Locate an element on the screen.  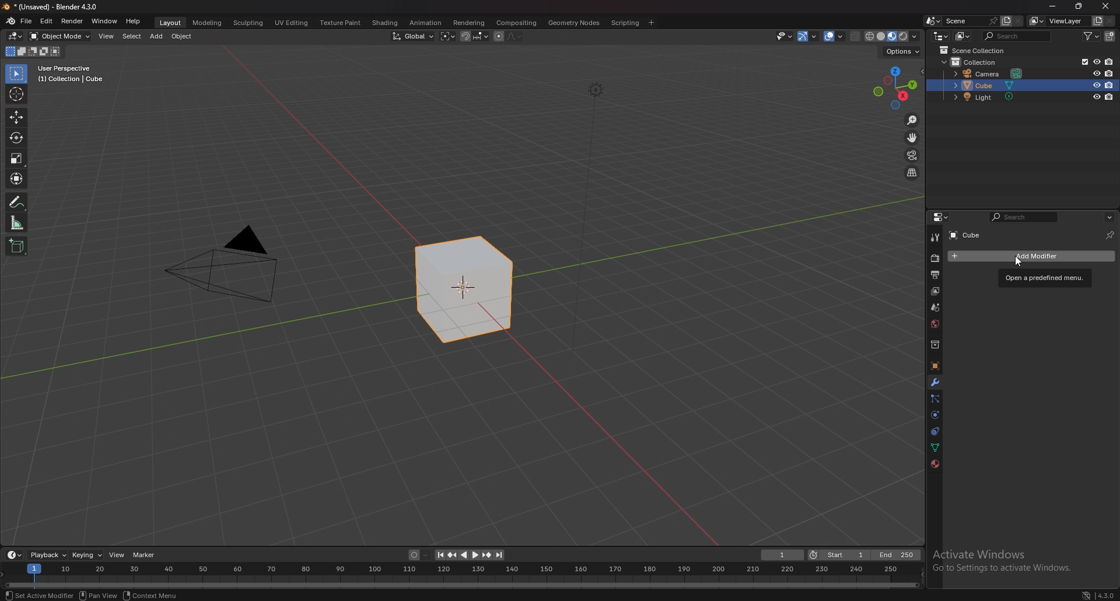
layout is located at coordinates (171, 22).